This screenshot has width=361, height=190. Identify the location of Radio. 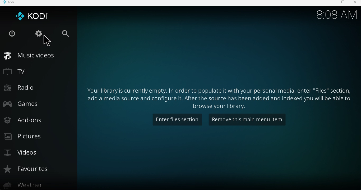
(26, 87).